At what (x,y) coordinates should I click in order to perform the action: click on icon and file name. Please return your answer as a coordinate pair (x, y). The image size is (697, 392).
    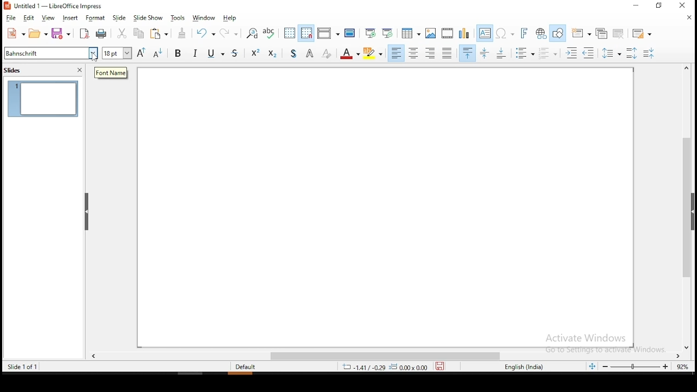
    Looking at the image, I should click on (56, 7).